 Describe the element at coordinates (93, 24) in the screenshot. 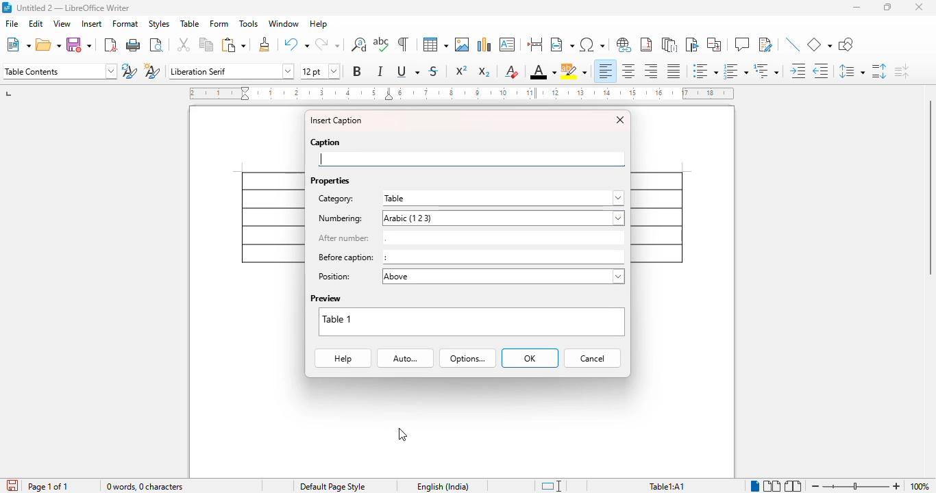

I see `insert` at that location.